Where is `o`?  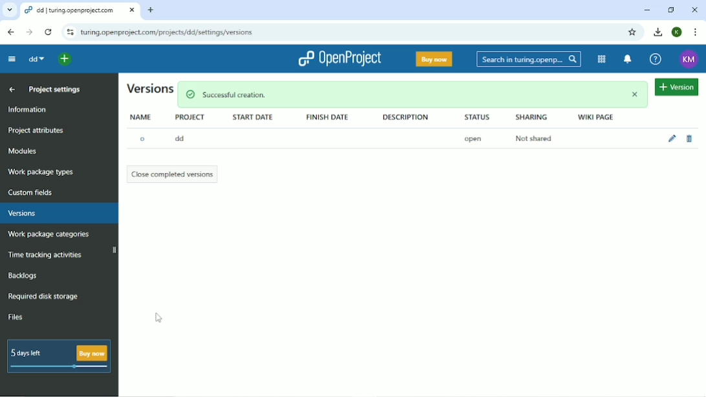
o is located at coordinates (142, 139).